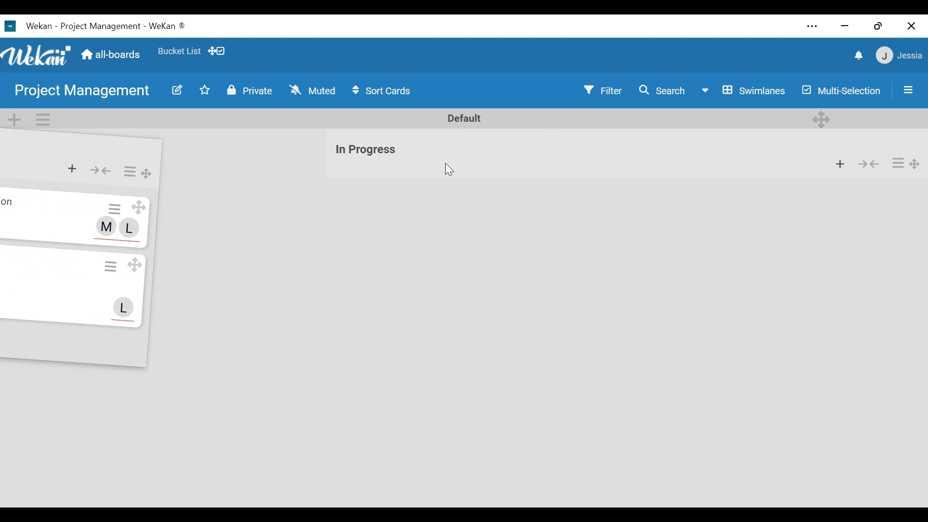  Describe the element at coordinates (840, 164) in the screenshot. I see `Add card to the top of list` at that location.